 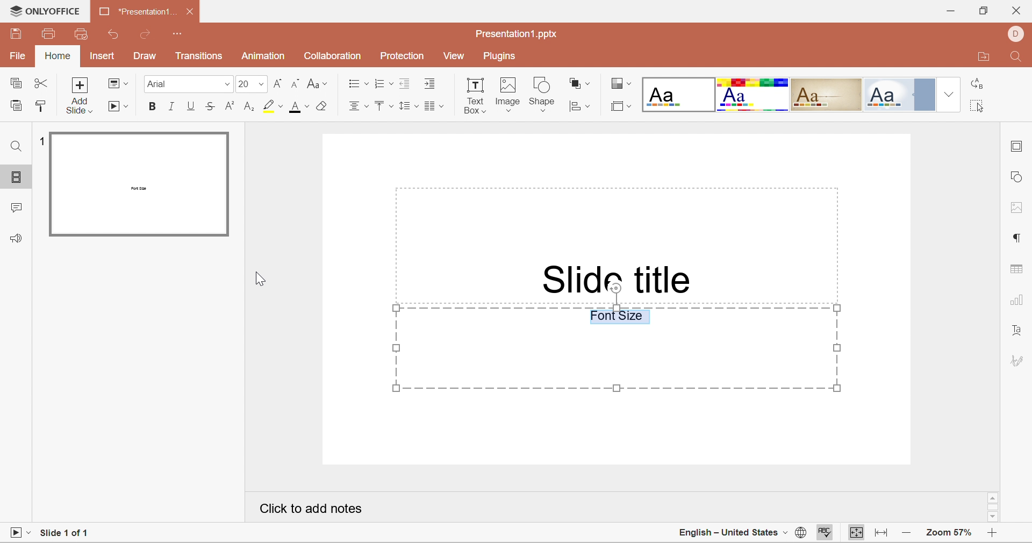 What do you see at coordinates (949, 92) in the screenshot?
I see `Drop Down` at bounding box center [949, 92].